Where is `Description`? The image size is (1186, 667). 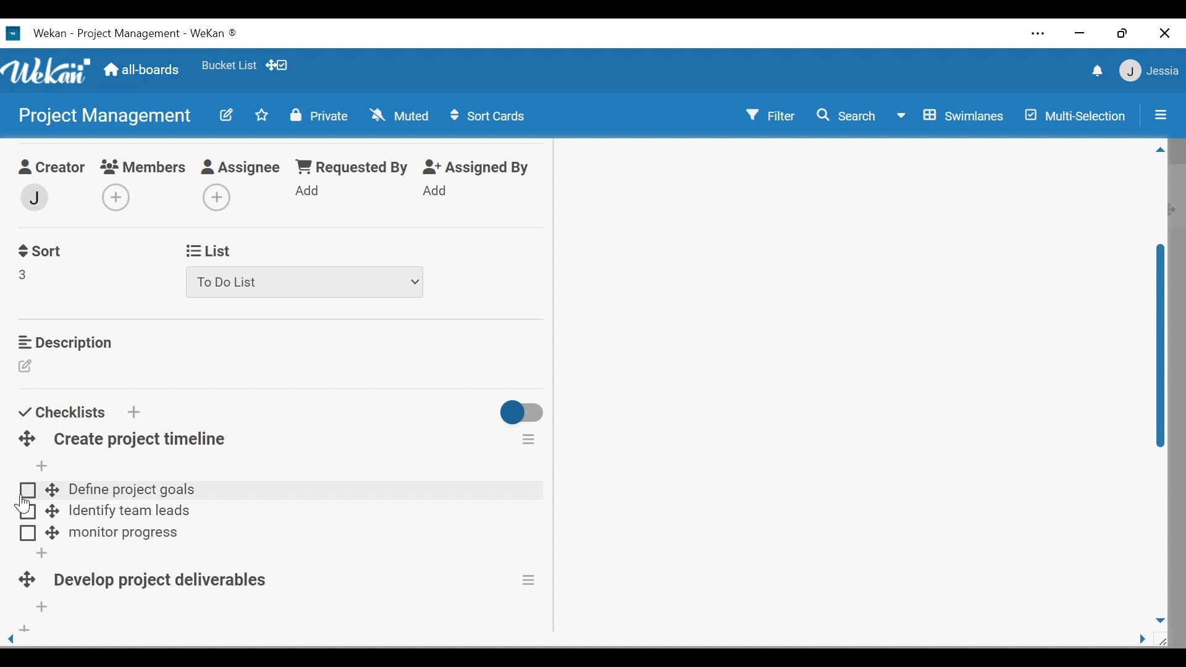 Description is located at coordinates (64, 342).